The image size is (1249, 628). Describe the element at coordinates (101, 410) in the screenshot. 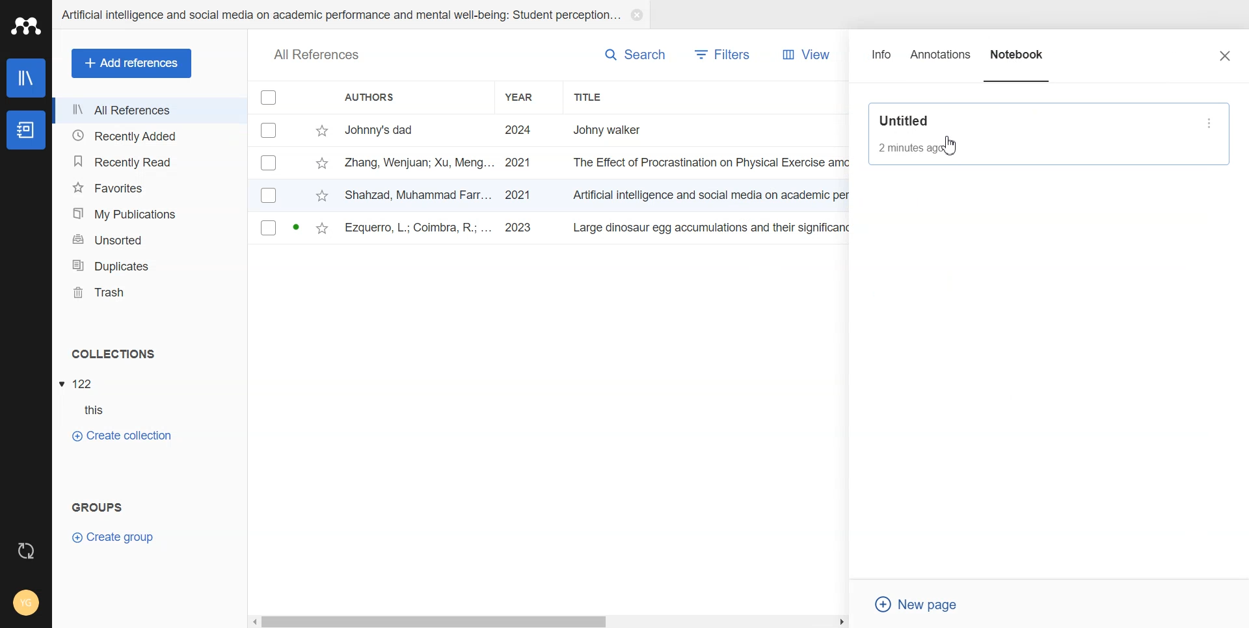

I see `this` at that location.